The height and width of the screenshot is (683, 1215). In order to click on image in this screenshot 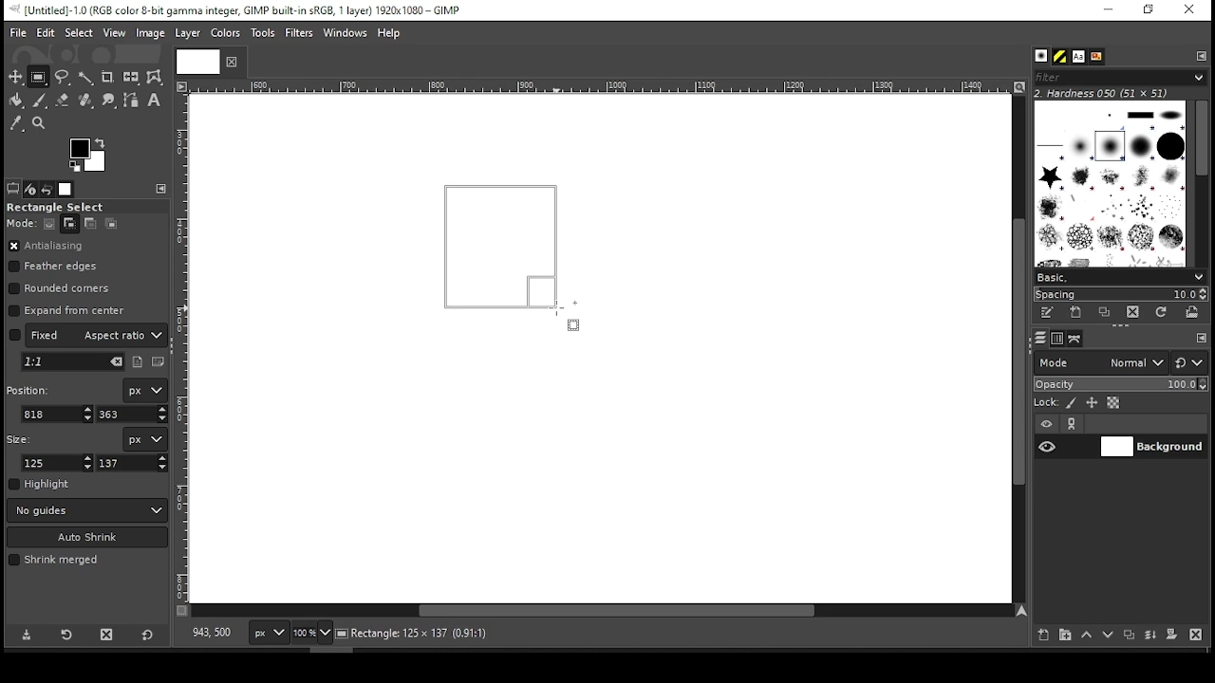, I will do `click(149, 33)`.